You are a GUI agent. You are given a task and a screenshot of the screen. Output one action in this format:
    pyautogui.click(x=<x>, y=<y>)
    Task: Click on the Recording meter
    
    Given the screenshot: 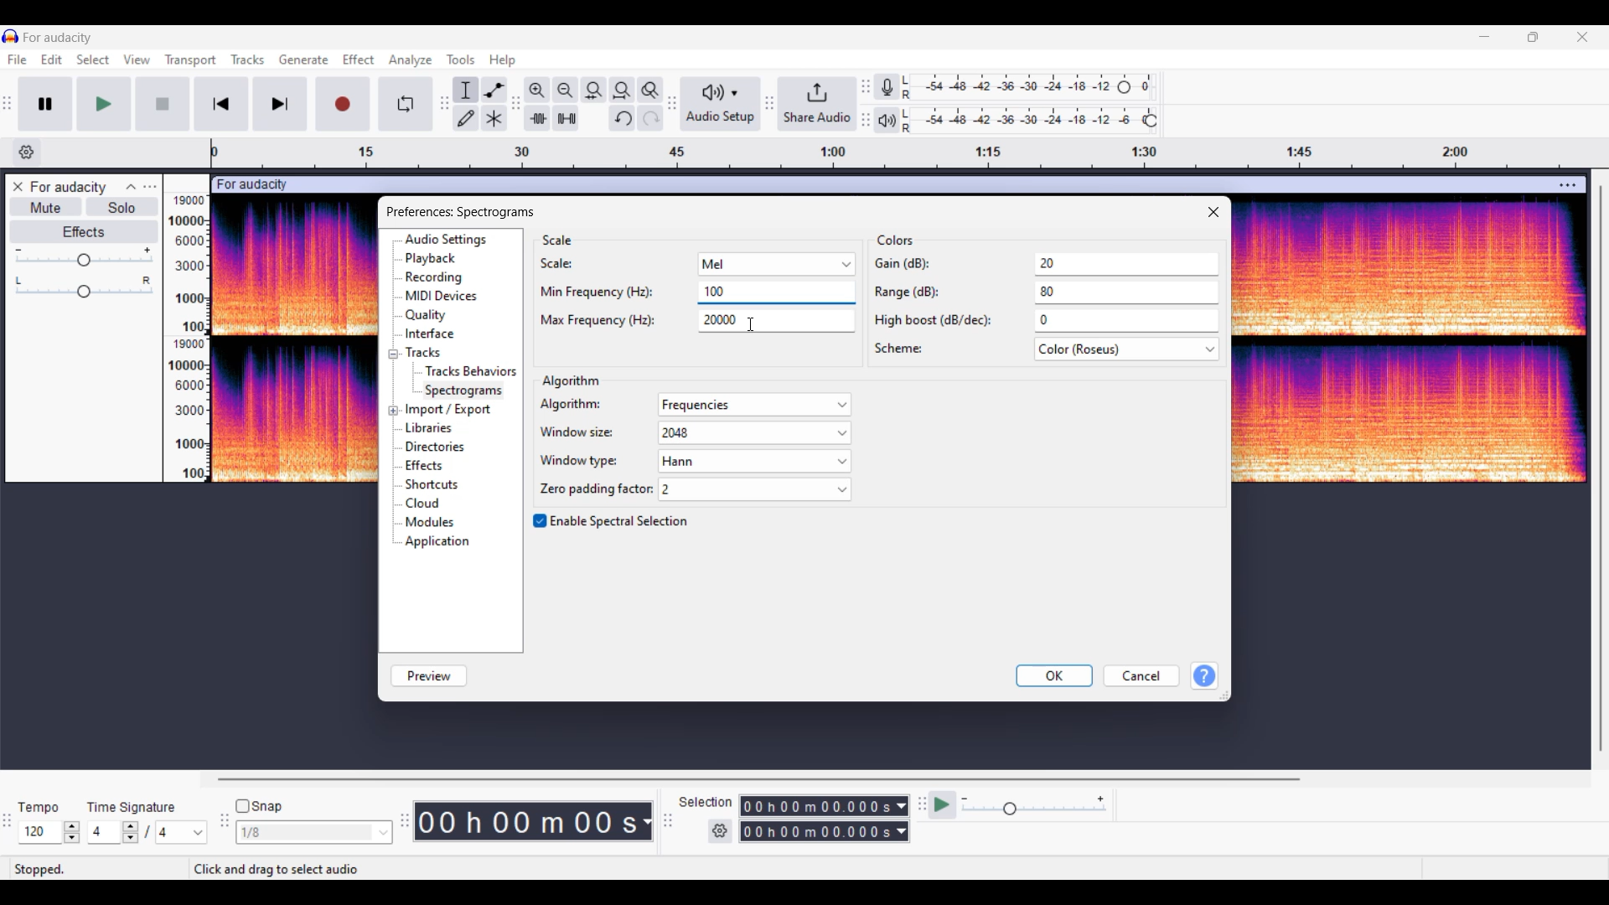 What is the action you would take?
    pyautogui.click(x=887, y=86)
    